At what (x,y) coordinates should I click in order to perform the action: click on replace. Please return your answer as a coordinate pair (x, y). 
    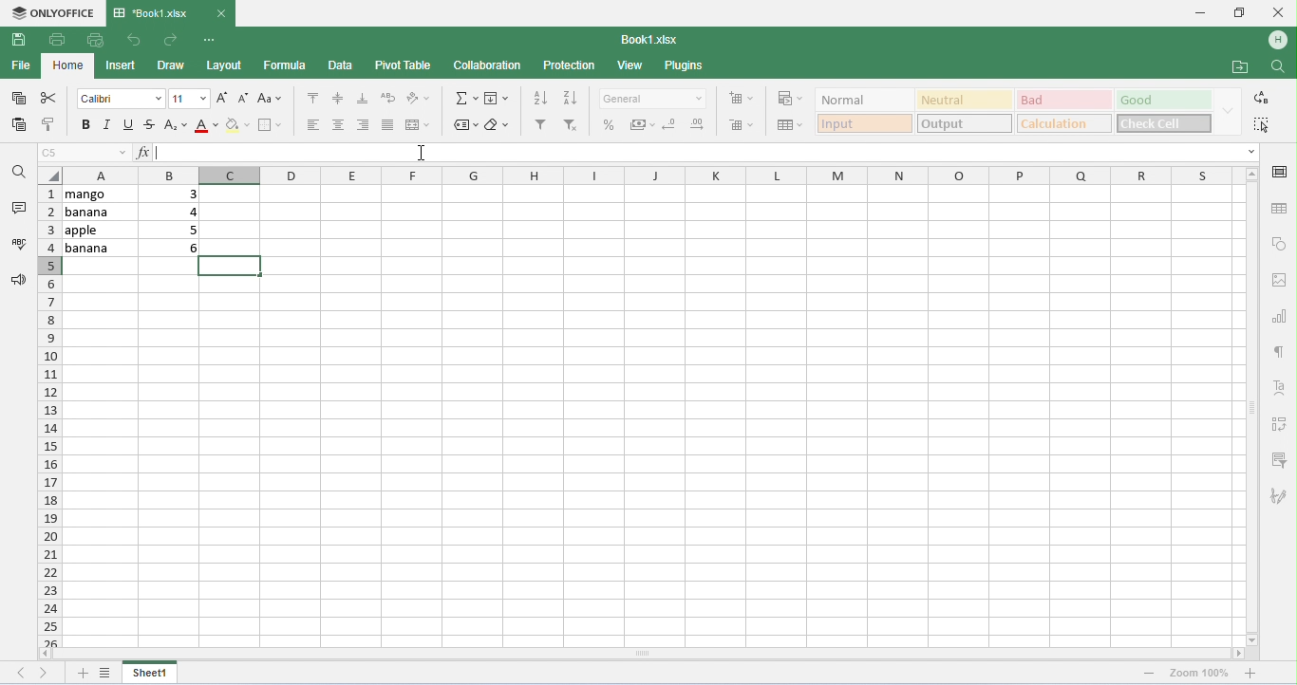
    Looking at the image, I should click on (1259, 98).